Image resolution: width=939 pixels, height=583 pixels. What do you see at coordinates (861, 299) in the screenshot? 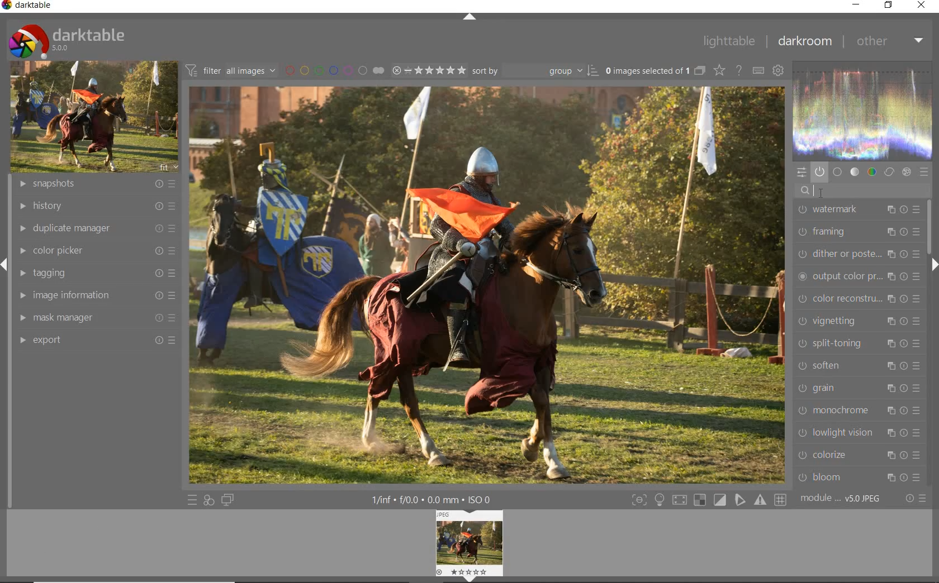
I see `color reconstruction` at bounding box center [861, 299].